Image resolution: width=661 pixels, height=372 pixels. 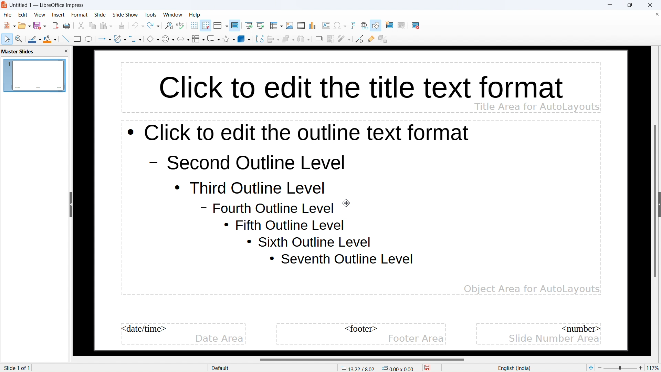 I want to click on insert image, so click(x=290, y=25).